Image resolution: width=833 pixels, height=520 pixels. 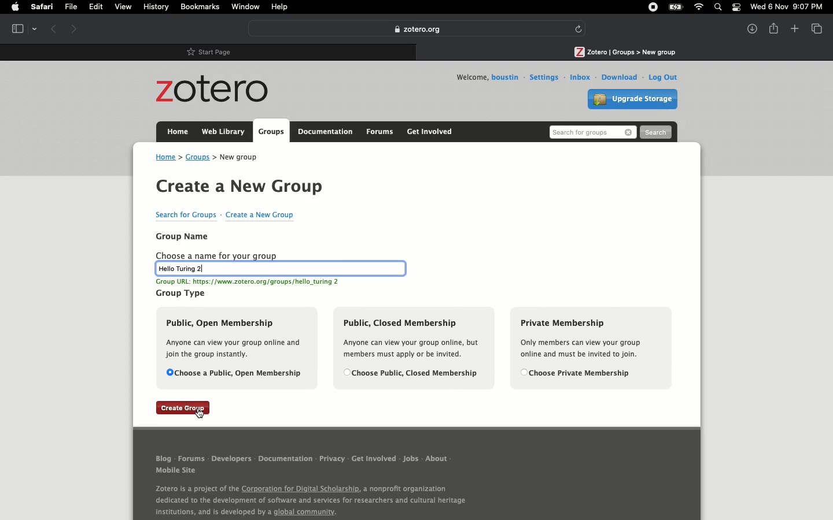 What do you see at coordinates (73, 7) in the screenshot?
I see `File` at bounding box center [73, 7].